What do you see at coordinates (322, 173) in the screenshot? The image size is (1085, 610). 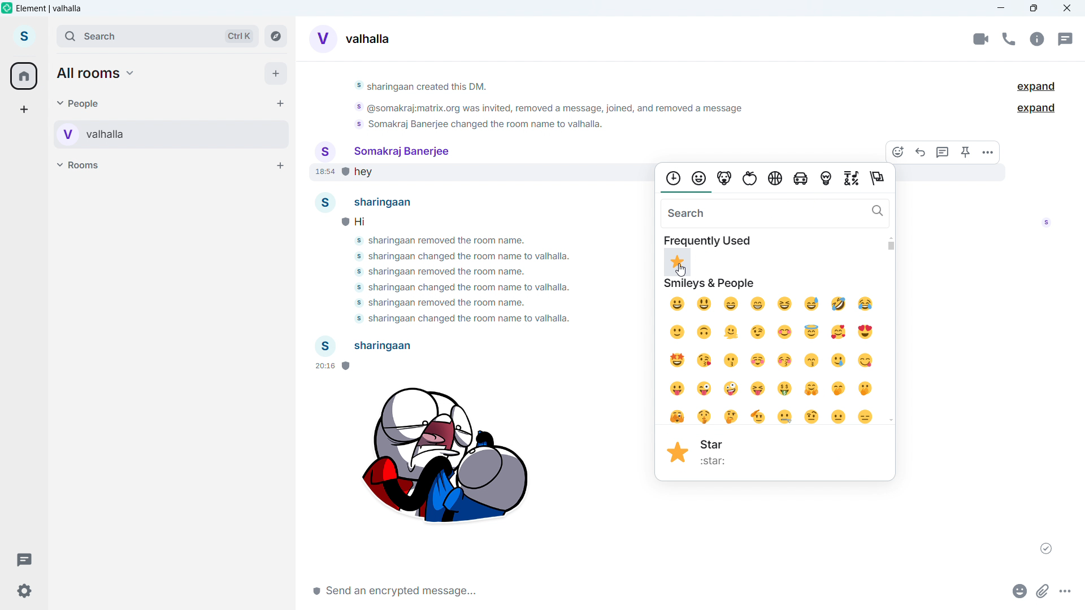 I see `time of sending message` at bounding box center [322, 173].